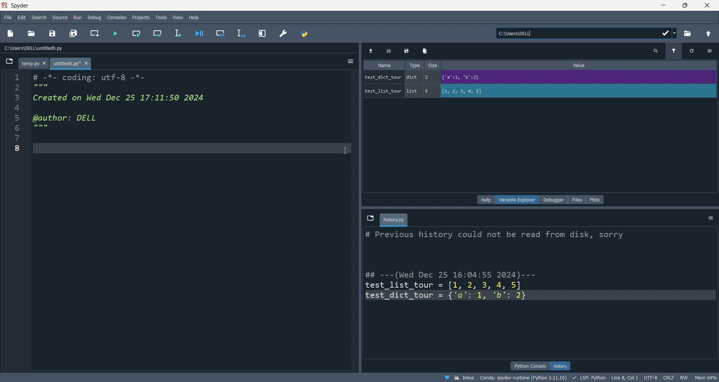 The image size is (719, 382). Describe the element at coordinates (79, 18) in the screenshot. I see `run` at that location.